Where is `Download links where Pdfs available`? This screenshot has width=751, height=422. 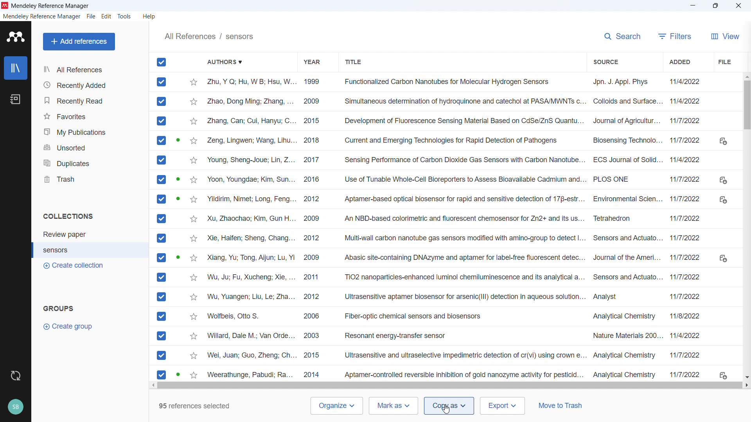
Download links where Pdfs available is located at coordinates (724, 258).